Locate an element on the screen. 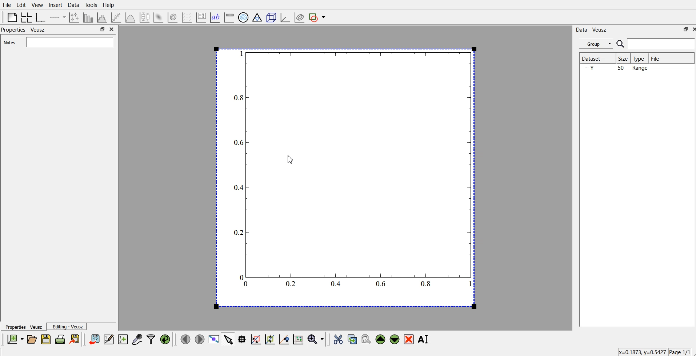 Image resolution: width=696 pixels, height=356 pixels. import data points is located at coordinates (95, 340).